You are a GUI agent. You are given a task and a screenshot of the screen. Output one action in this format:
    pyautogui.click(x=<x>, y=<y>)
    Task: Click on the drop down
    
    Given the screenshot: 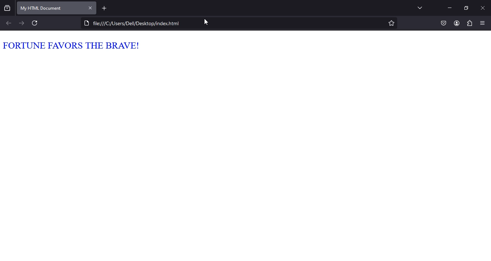 What is the action you would take?
    pyautogui.click(x=420, y=7)
    